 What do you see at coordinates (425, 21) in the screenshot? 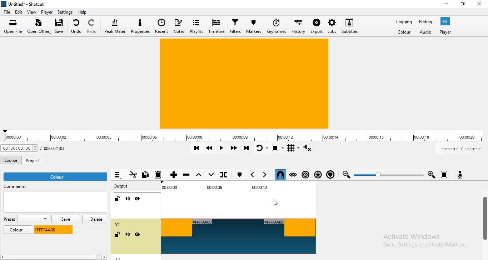
I see `Editing` at bounding box center [425, 21].